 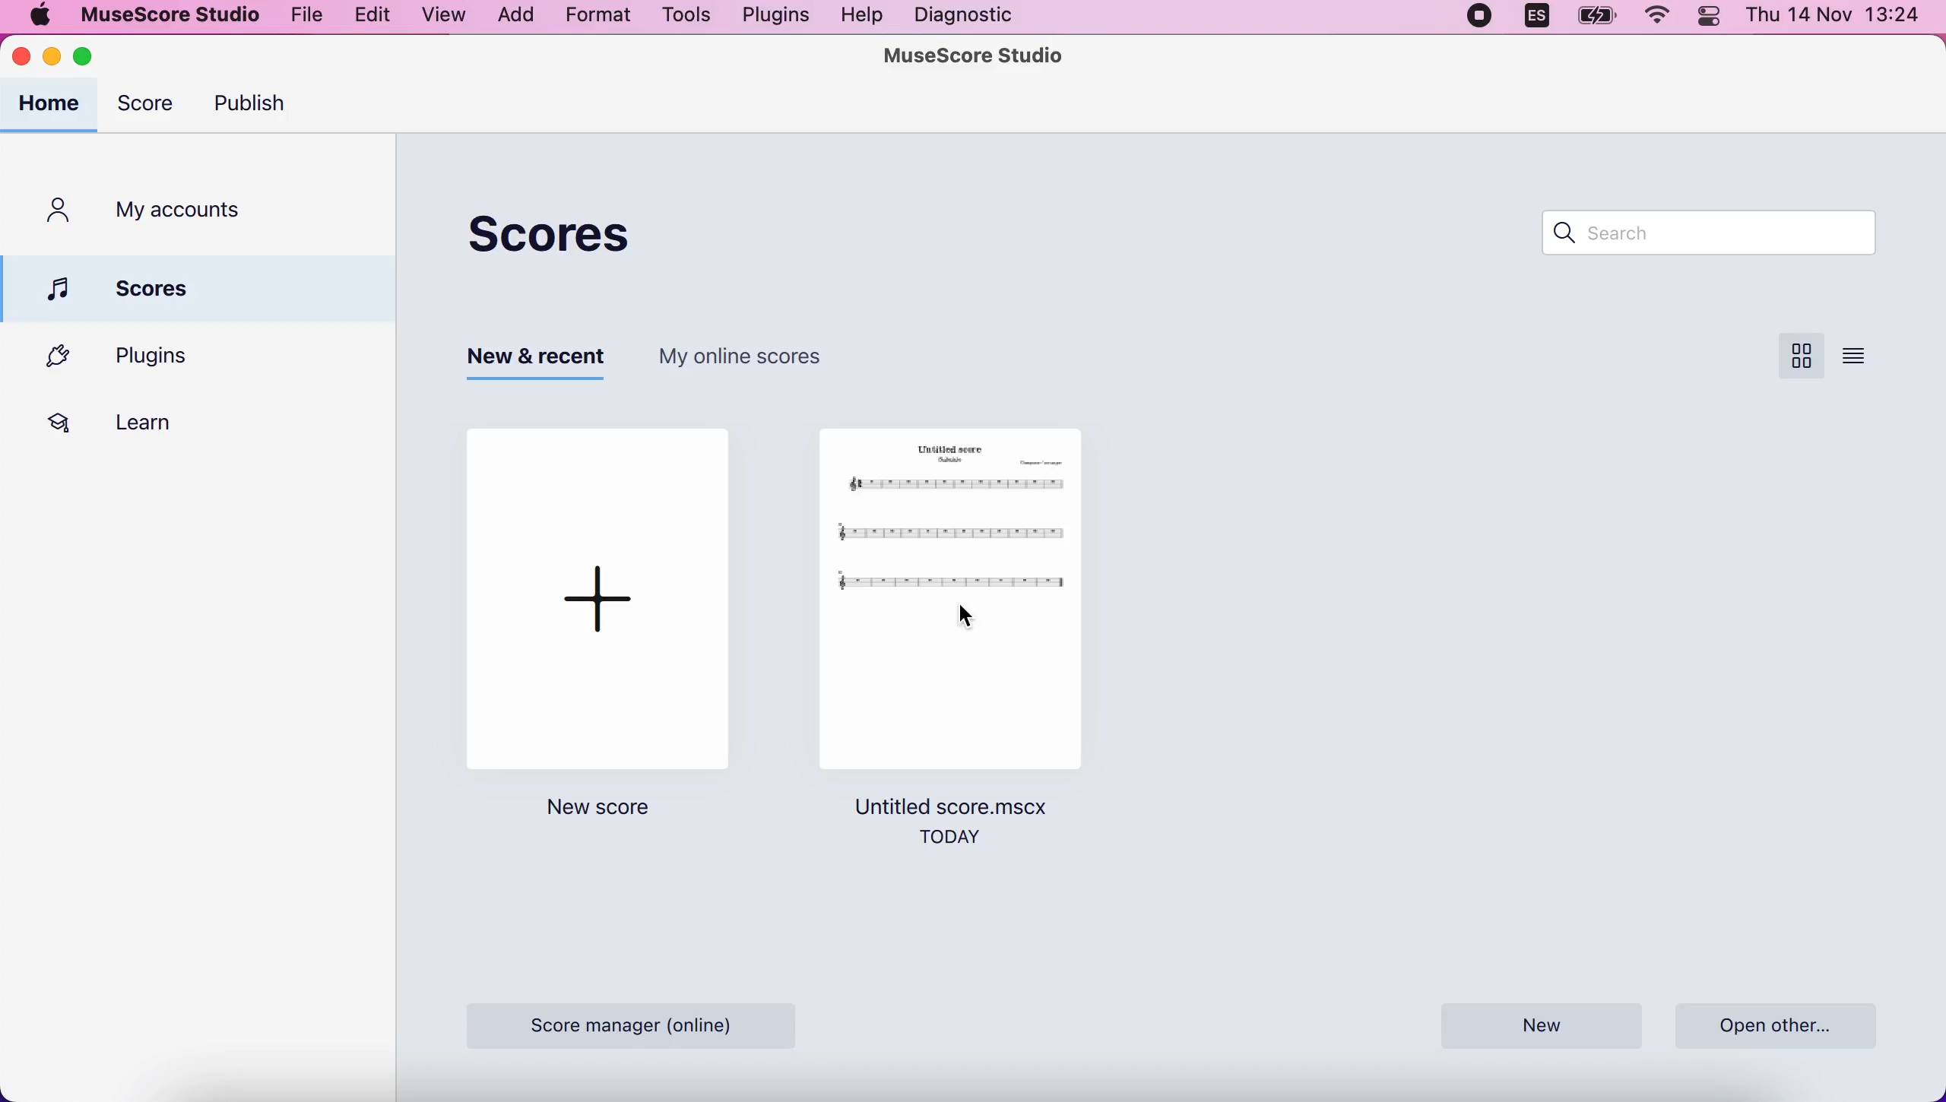 What do you see at coordinates (302, 16) in the screenshot?
I see `file` at bounding box center [302, 16].